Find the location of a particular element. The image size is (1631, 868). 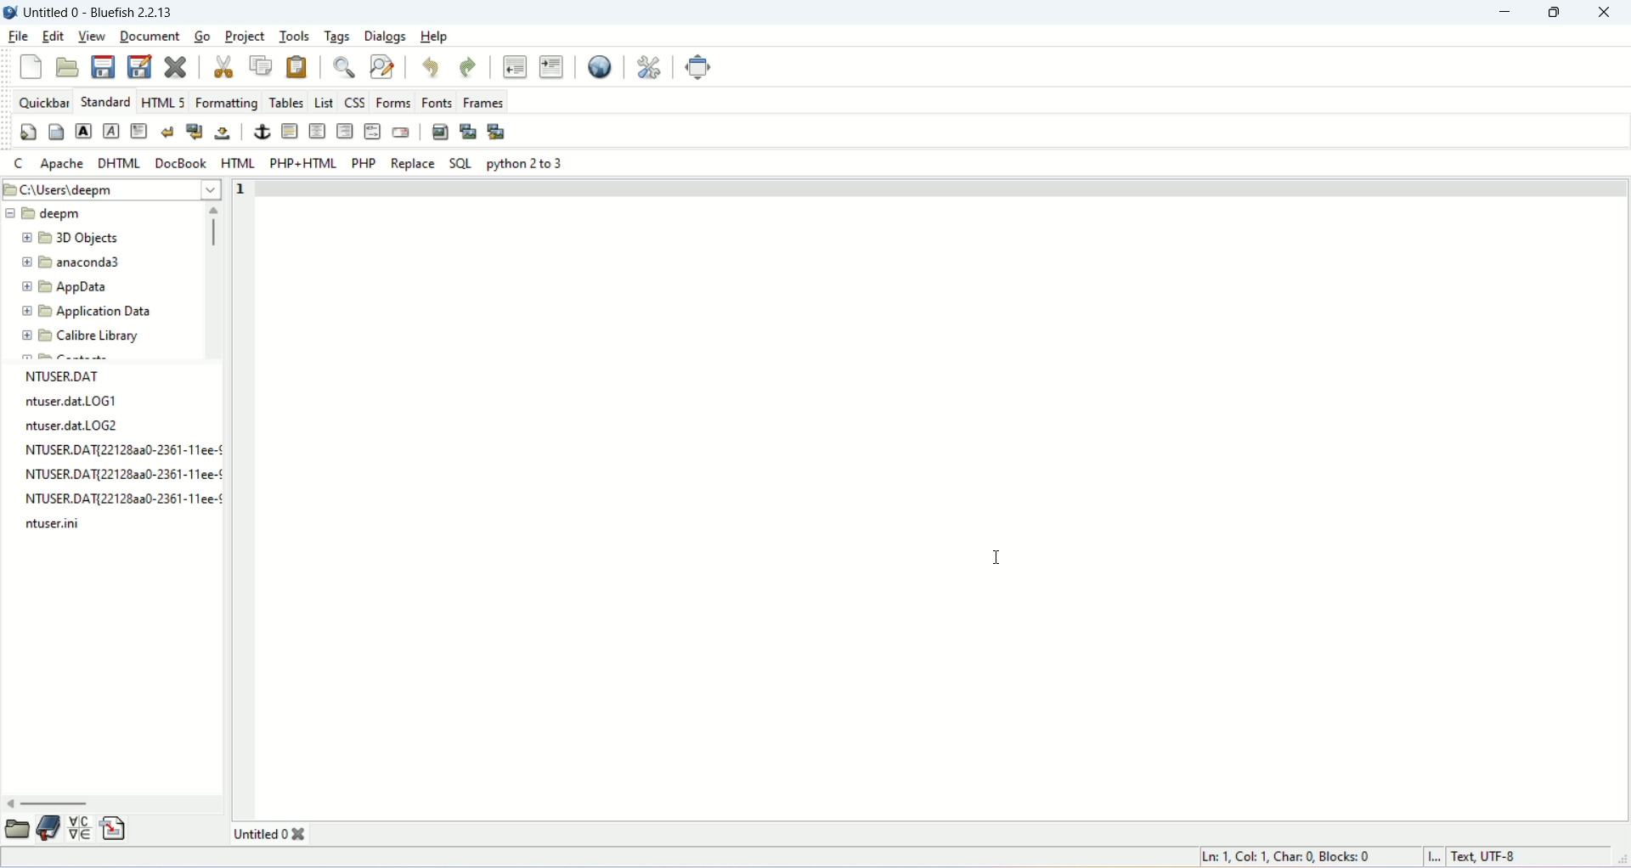

Multi thumbnail is located at coordinates (496, 132).